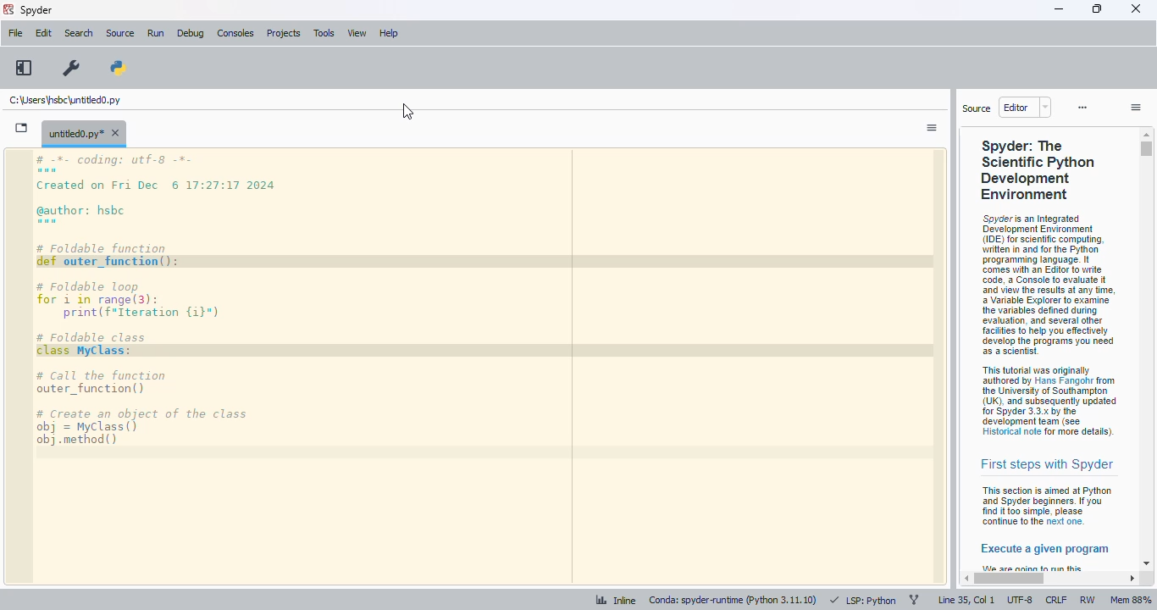 The height and width of the screenshot is (610, 1157). Describe the element at coordinates (64, 100) in the screenshot. I see `untitled0.py` at that location.